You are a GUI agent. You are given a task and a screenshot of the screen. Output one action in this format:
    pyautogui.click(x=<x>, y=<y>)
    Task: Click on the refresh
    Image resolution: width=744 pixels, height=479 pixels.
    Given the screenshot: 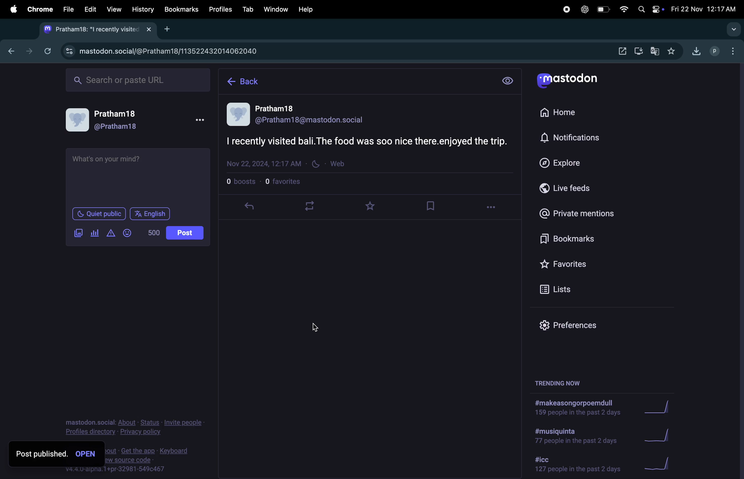 What is the action you would take?
    pyautogui.click(x=47, y=50)
    